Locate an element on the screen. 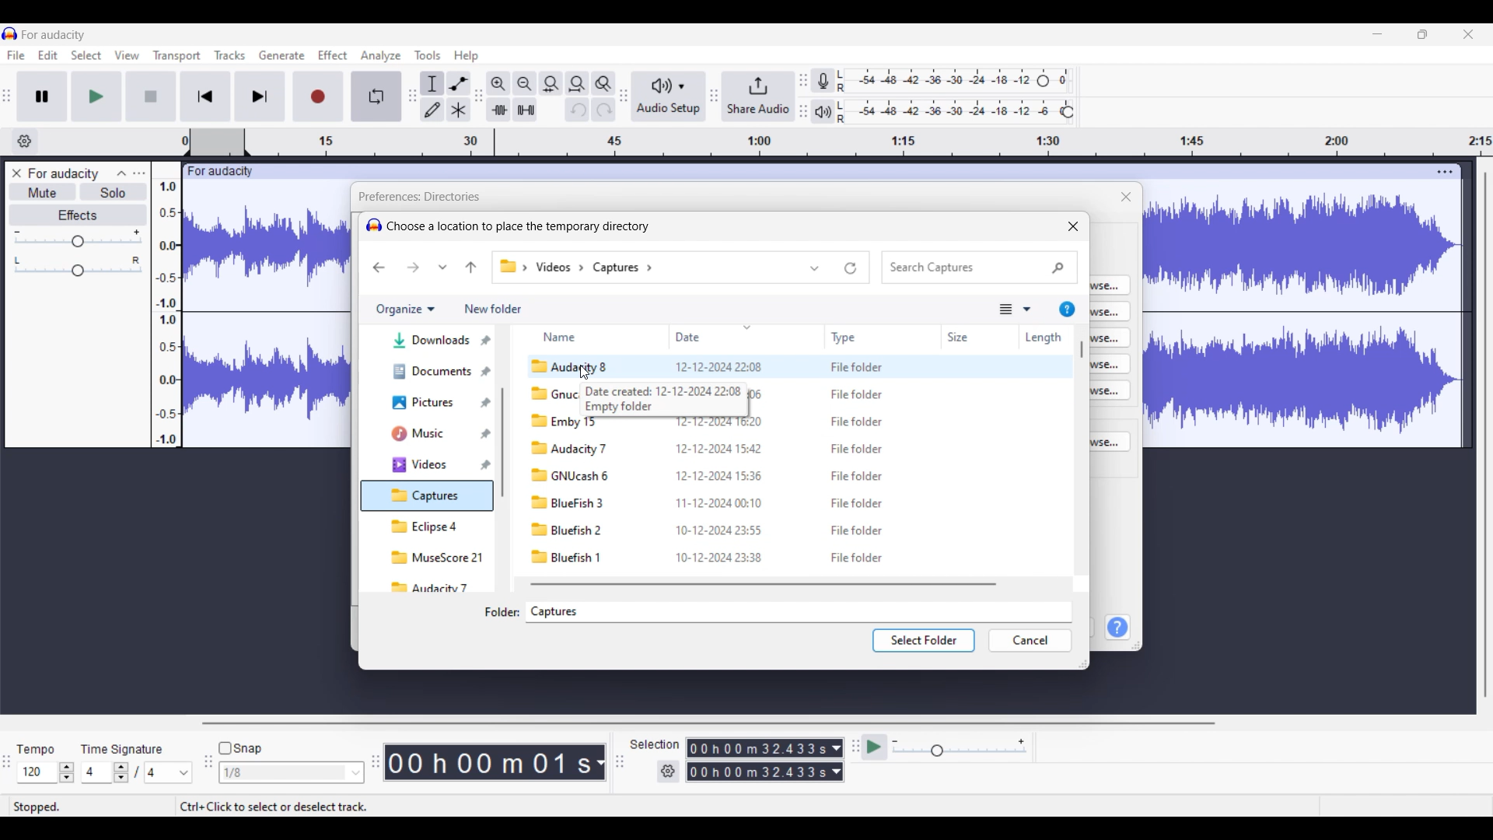  Zoom out is located at coordinates (525, 84).